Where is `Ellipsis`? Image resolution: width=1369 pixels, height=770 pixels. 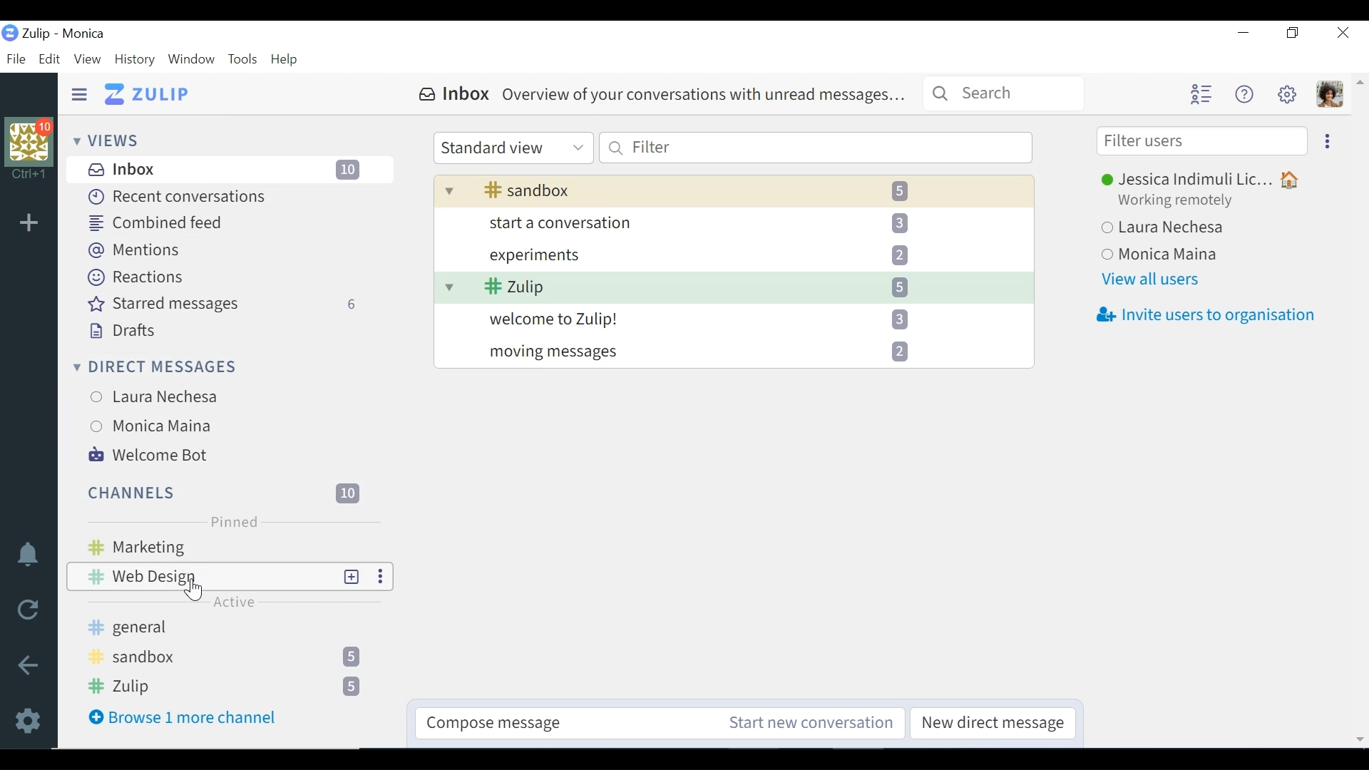 Ellipsis is located at coordinates (378, 576).